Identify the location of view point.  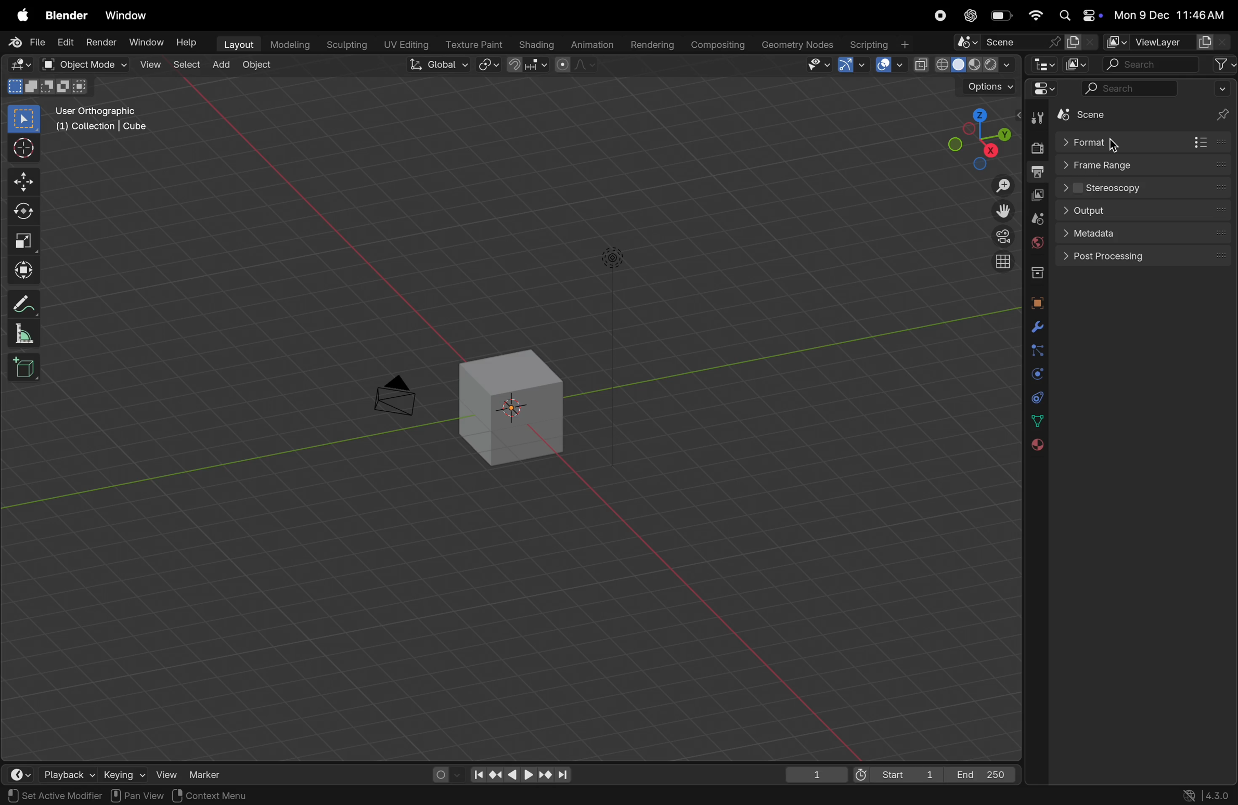
(981, 136).